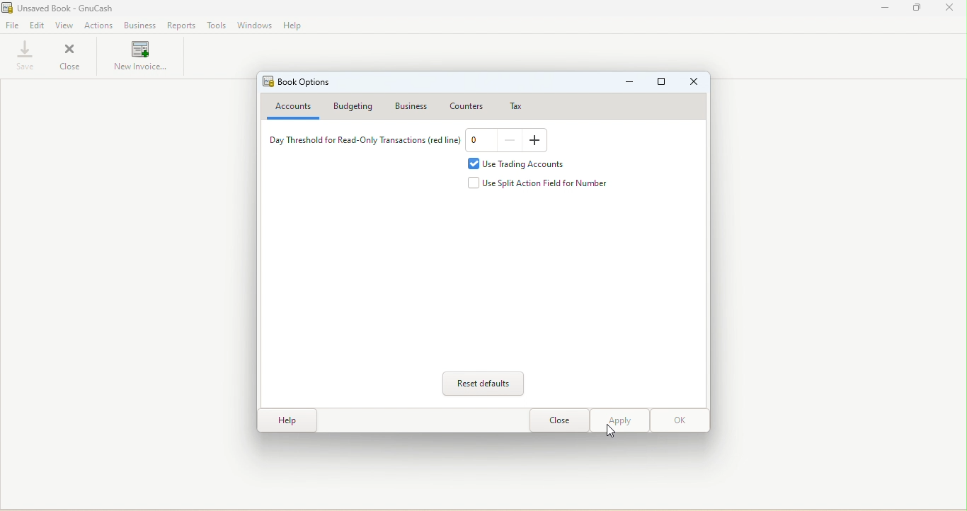 This screenshot has width=967, height=511. What do you see at coordinates (949, 8) in the screenshot?
I see `close` at bounding box center [949, 8].